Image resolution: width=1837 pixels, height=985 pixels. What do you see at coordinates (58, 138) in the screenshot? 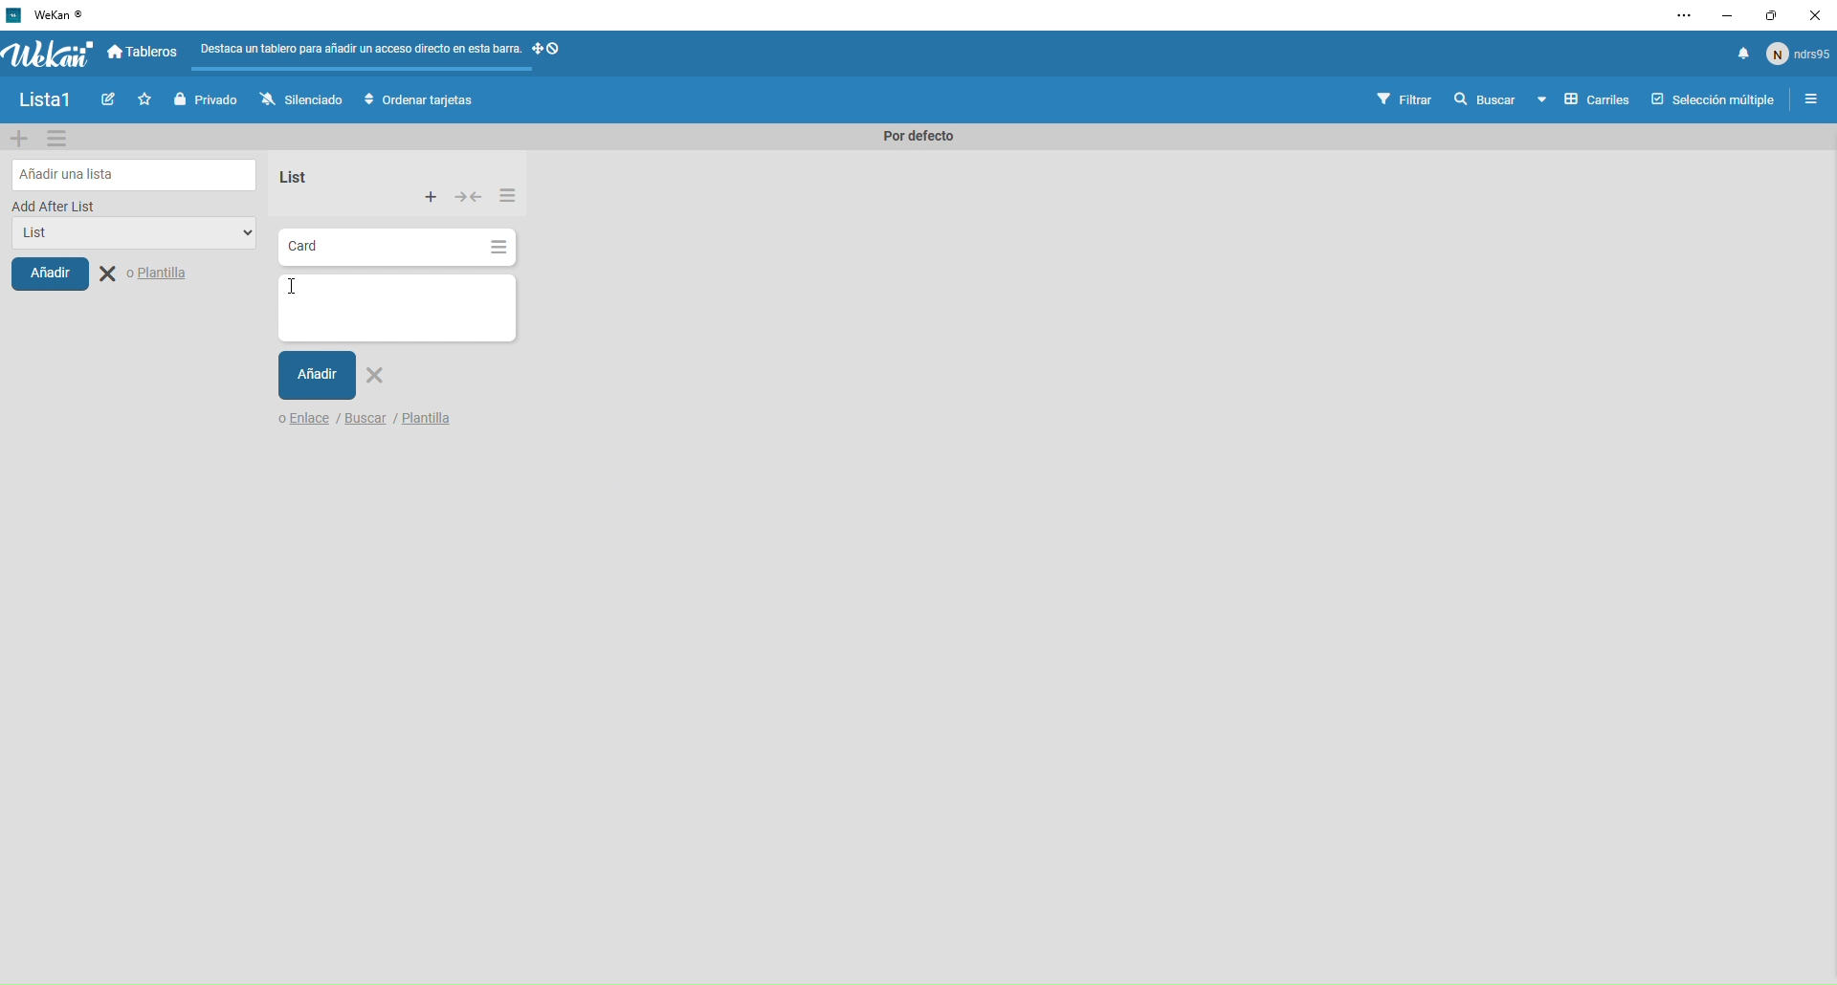
I see `Menu` at bounding box center [58, 138].